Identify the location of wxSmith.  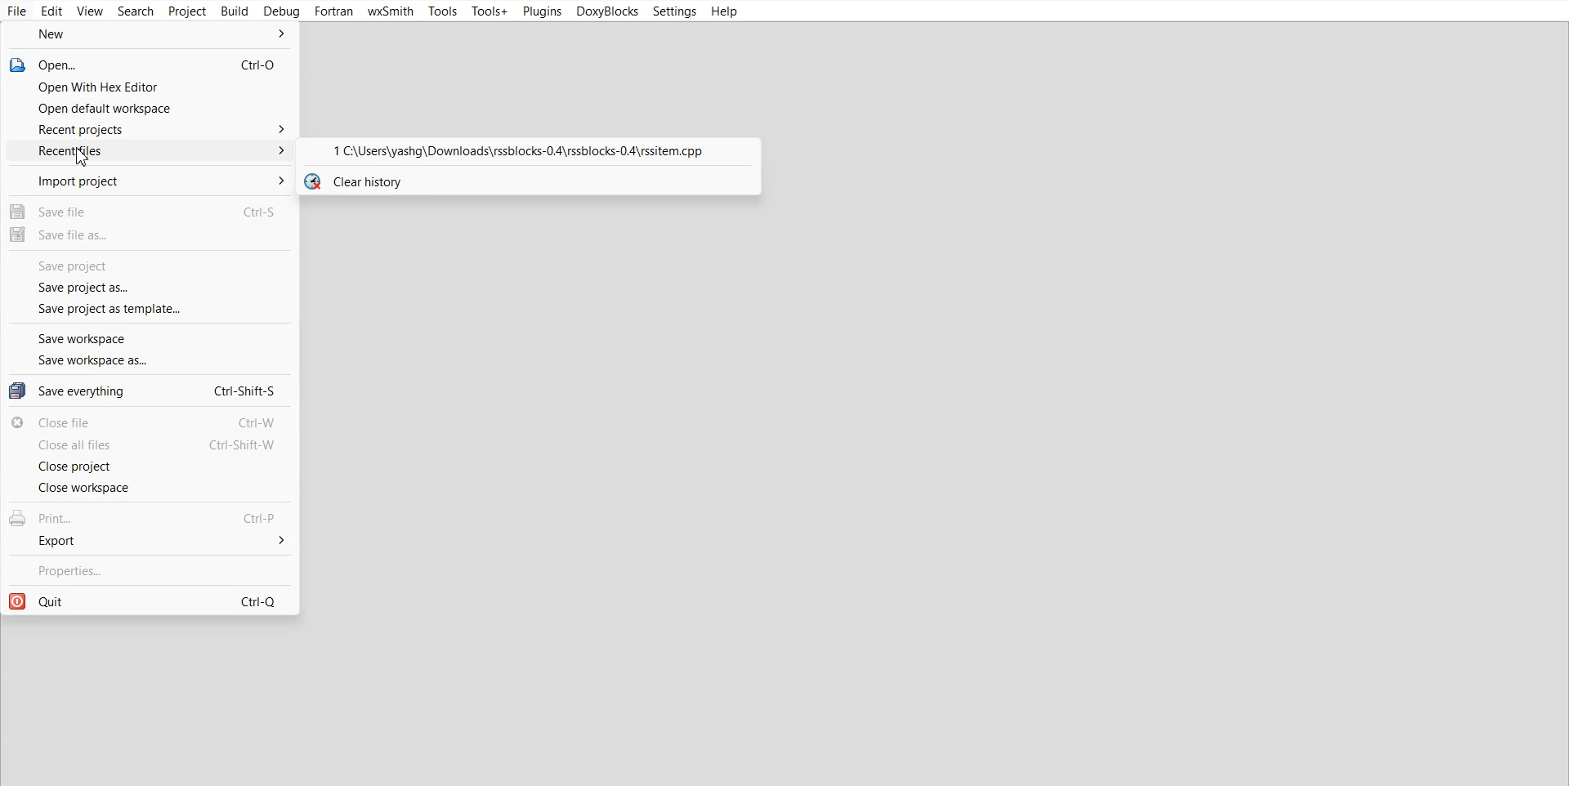
(390, 11).